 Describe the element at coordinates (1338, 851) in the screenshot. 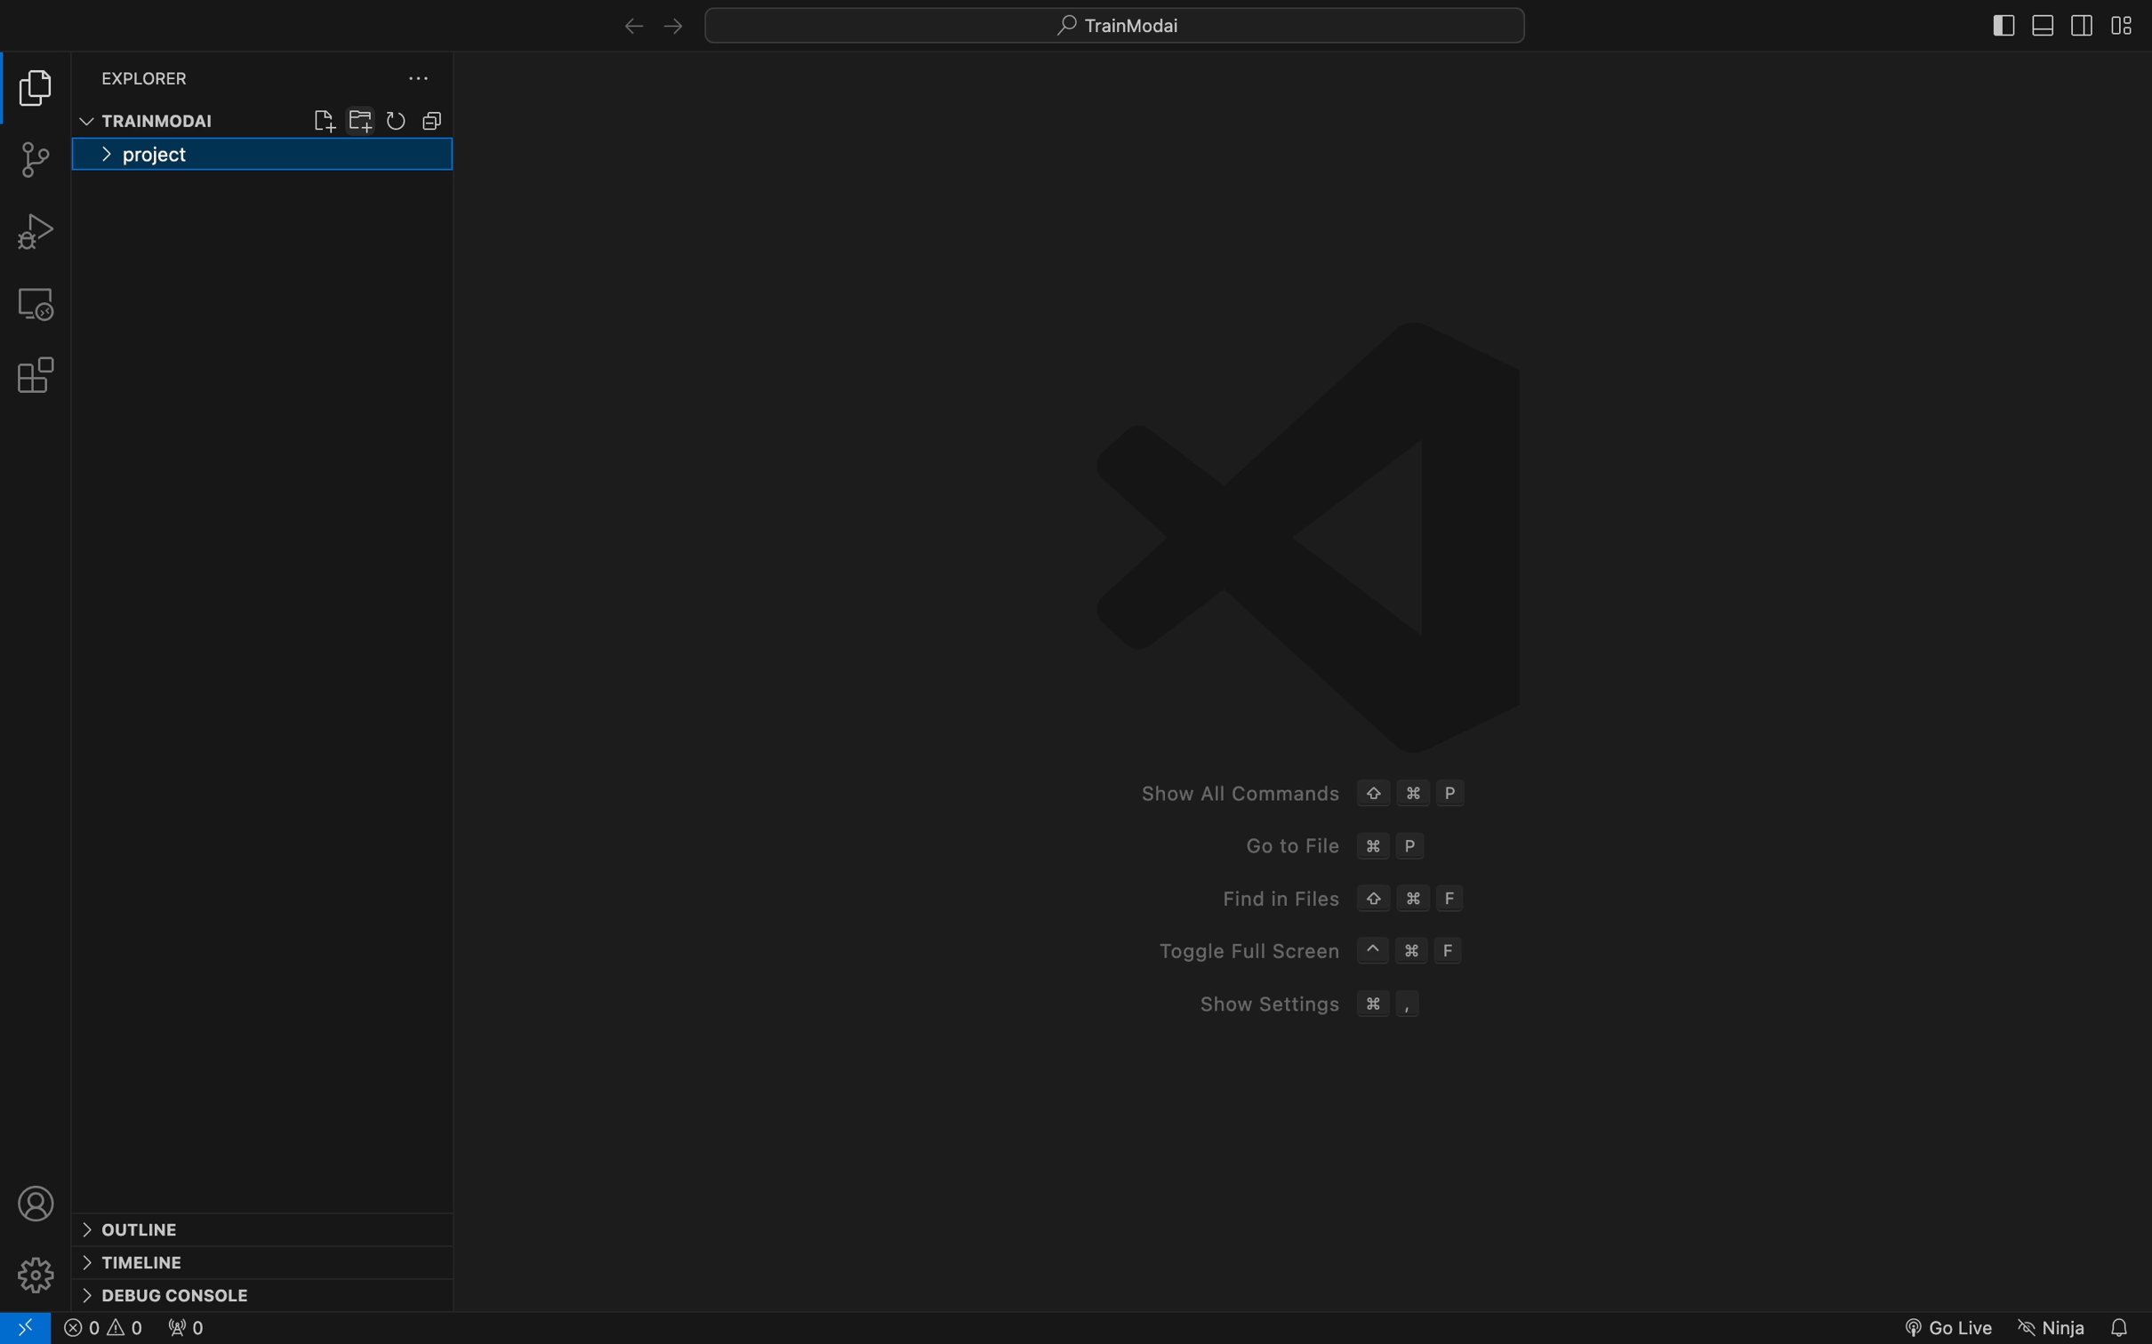

I see `Go to file` at that location.